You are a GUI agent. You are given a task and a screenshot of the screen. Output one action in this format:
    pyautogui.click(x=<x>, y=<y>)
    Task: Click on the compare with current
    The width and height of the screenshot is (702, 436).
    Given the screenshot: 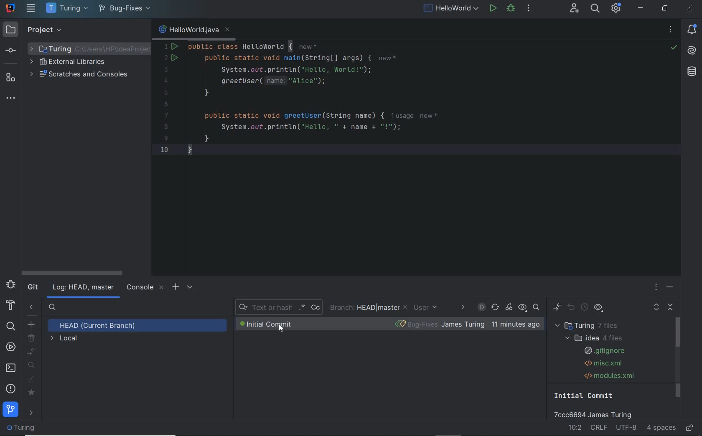 What is the action you would take?
    pyautogui.click(x=32, y=352)
    